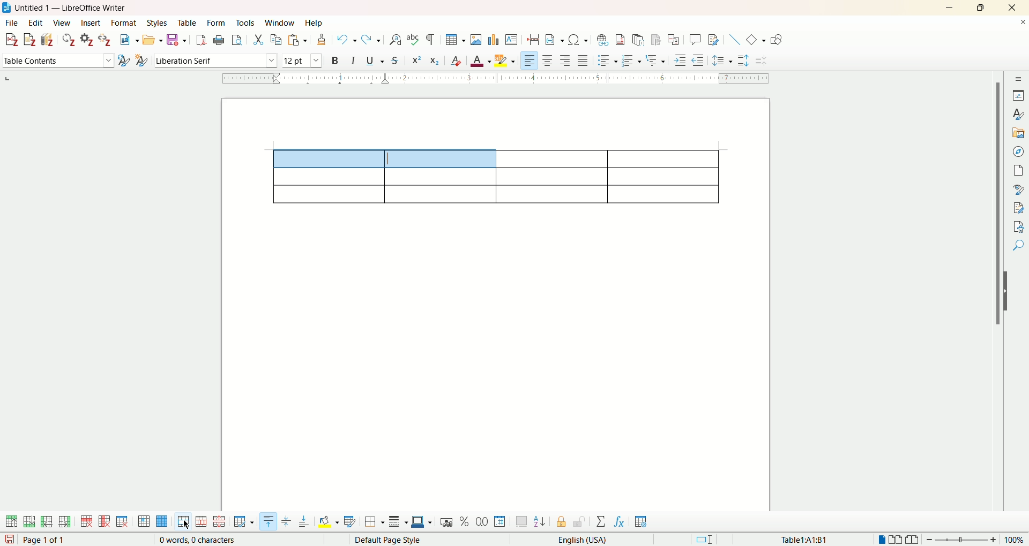 The image size is (1029, 546). Describe the element at coordinates (608, 60) in the screenshot. I see `unordered list` at that location.